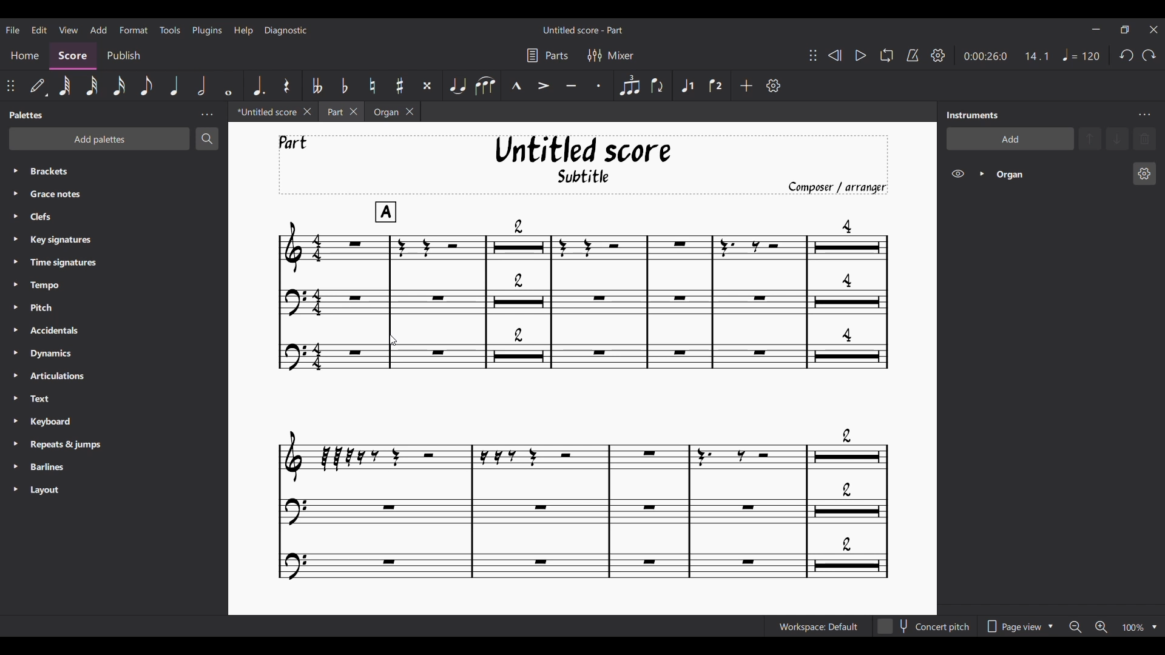 The width and height of the screenshot is (1165, 655). What do you see at coordinates (583, 30) in the screenshot?
I see `Name of current score` at bounding box center [583, 30].